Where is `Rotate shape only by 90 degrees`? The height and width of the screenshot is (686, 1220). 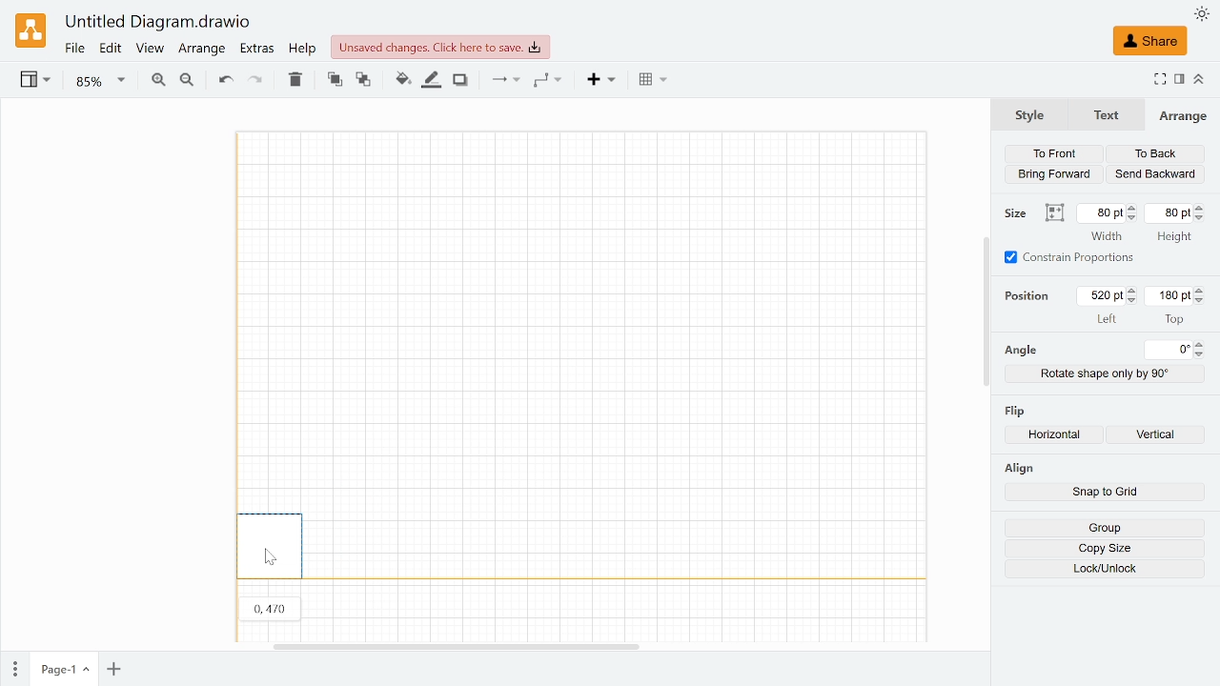
Rotate shape only by 90 degrees is located at coordinates (1106, 373).